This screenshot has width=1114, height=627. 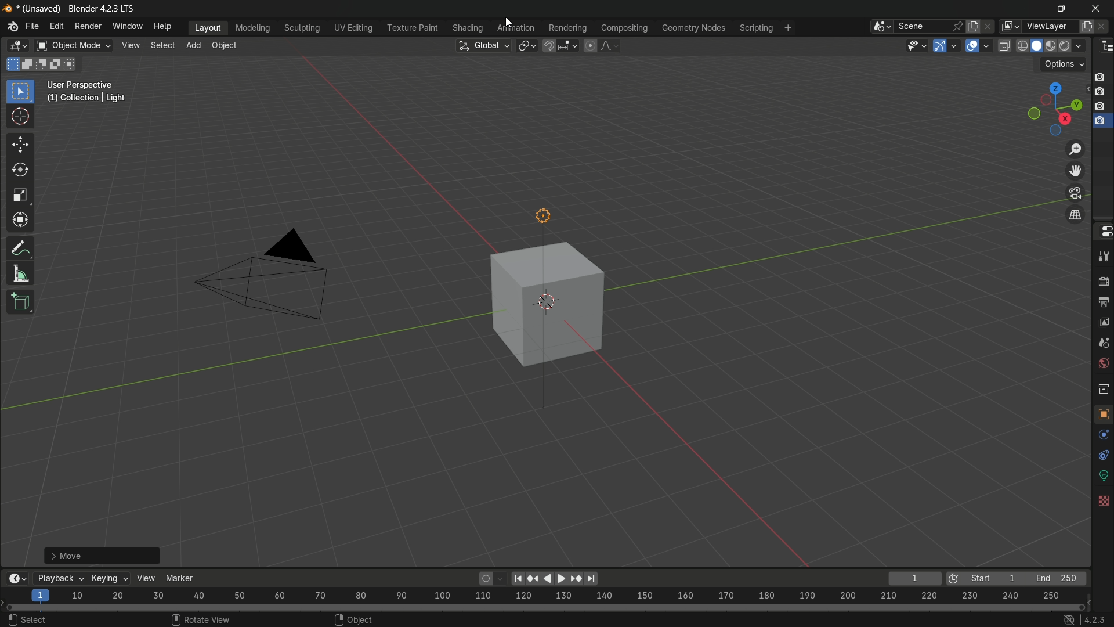 I want to click on switch current view, so click(x=1073, y=214).